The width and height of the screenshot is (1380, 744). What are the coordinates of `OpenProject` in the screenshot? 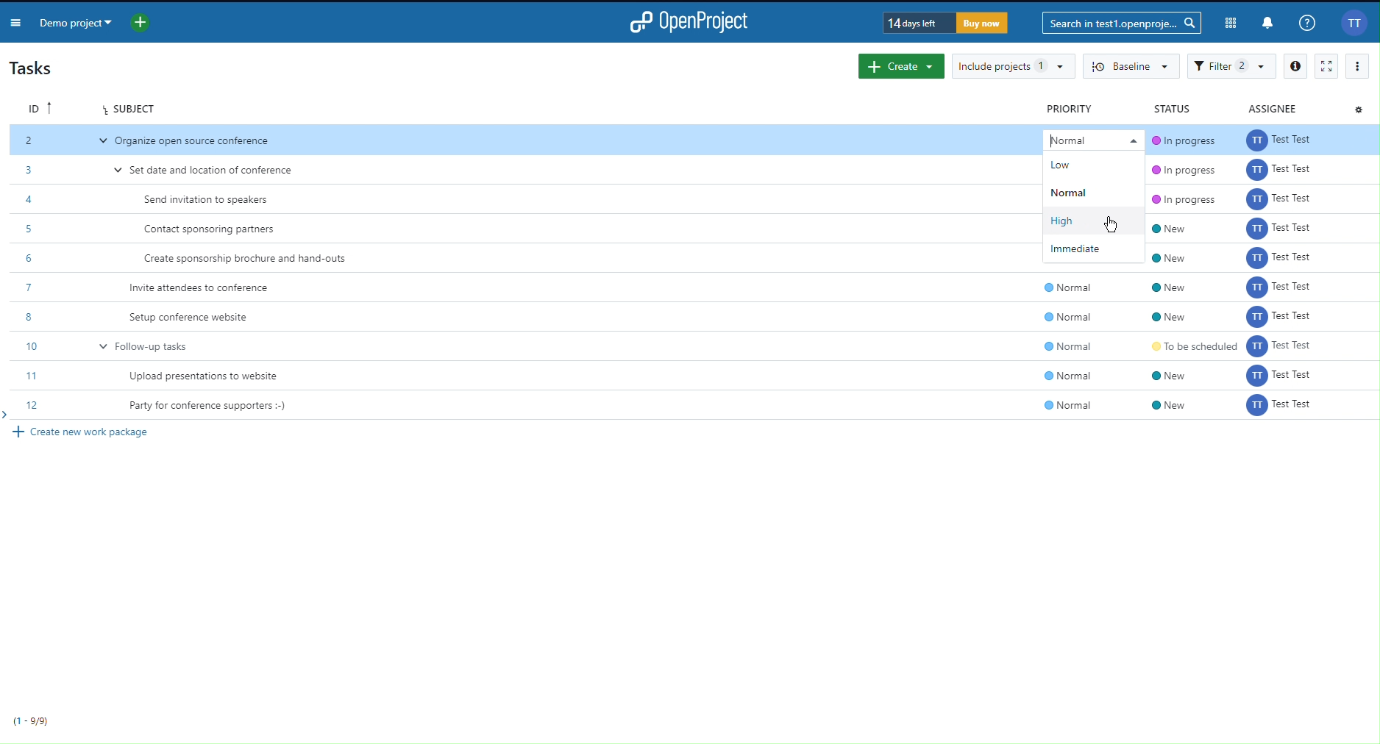 It's located at (691, 20).